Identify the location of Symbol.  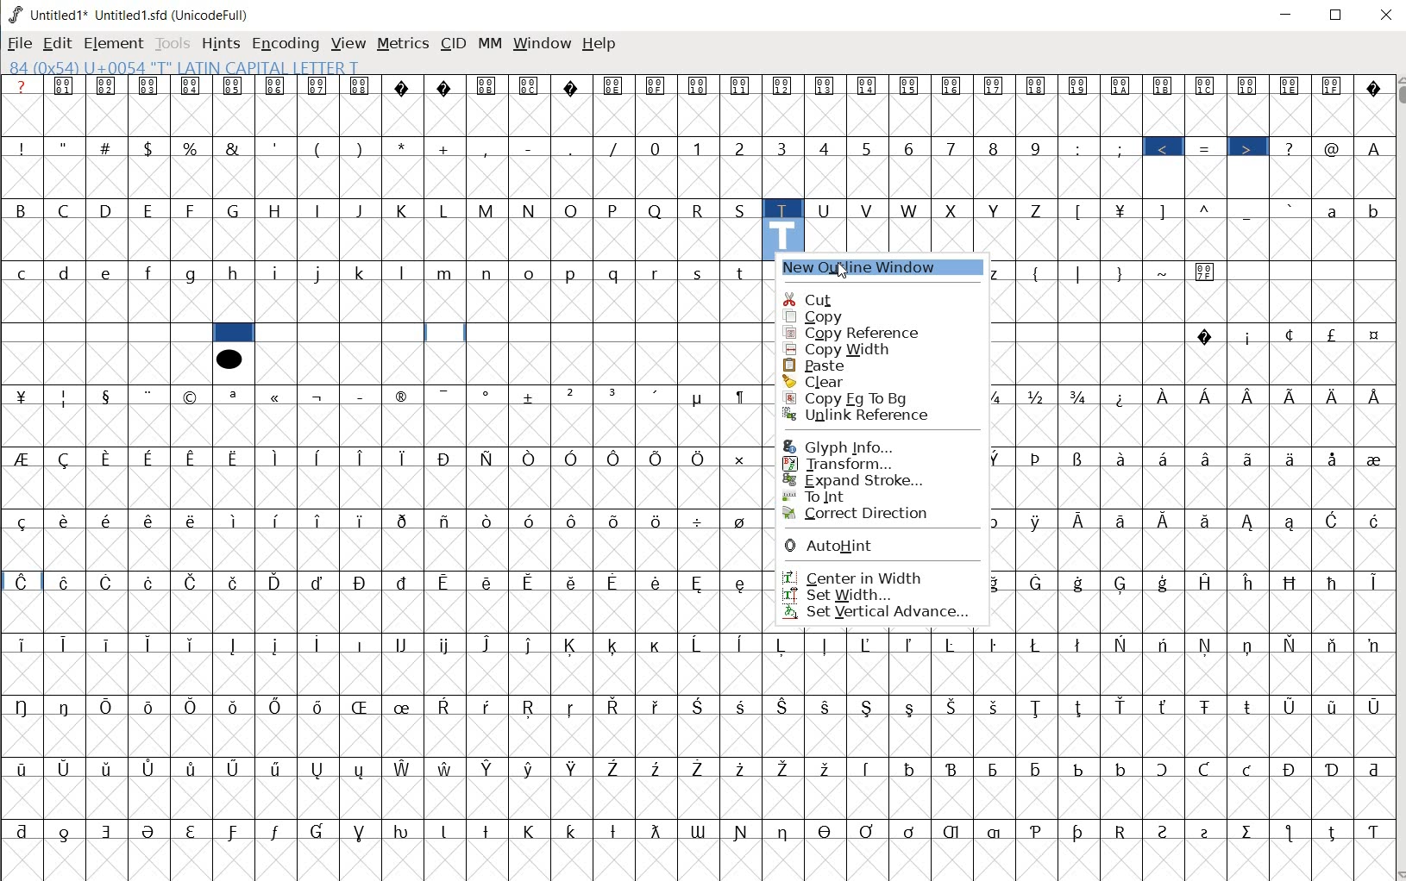
(1082, 521).